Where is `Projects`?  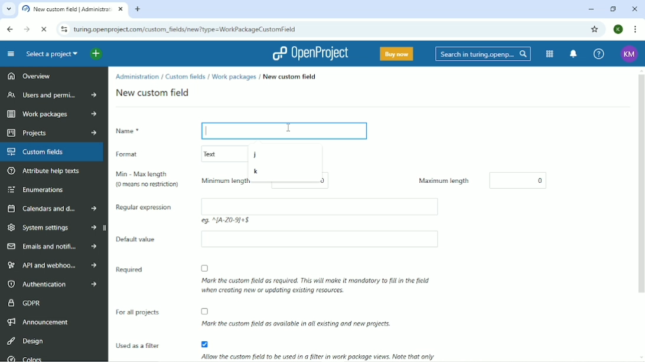 Projects is located at coordinates (50, 133).